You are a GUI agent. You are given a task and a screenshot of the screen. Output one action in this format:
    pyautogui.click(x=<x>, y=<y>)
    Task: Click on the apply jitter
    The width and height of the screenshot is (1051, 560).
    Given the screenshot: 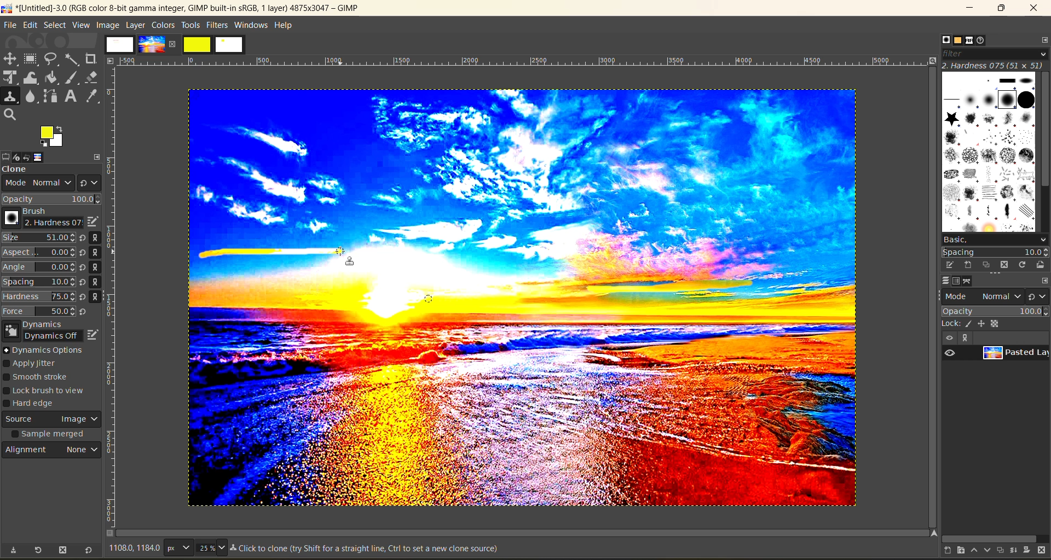 What is the action you would take?
    pyautogui.click(x=37, y=364)
    